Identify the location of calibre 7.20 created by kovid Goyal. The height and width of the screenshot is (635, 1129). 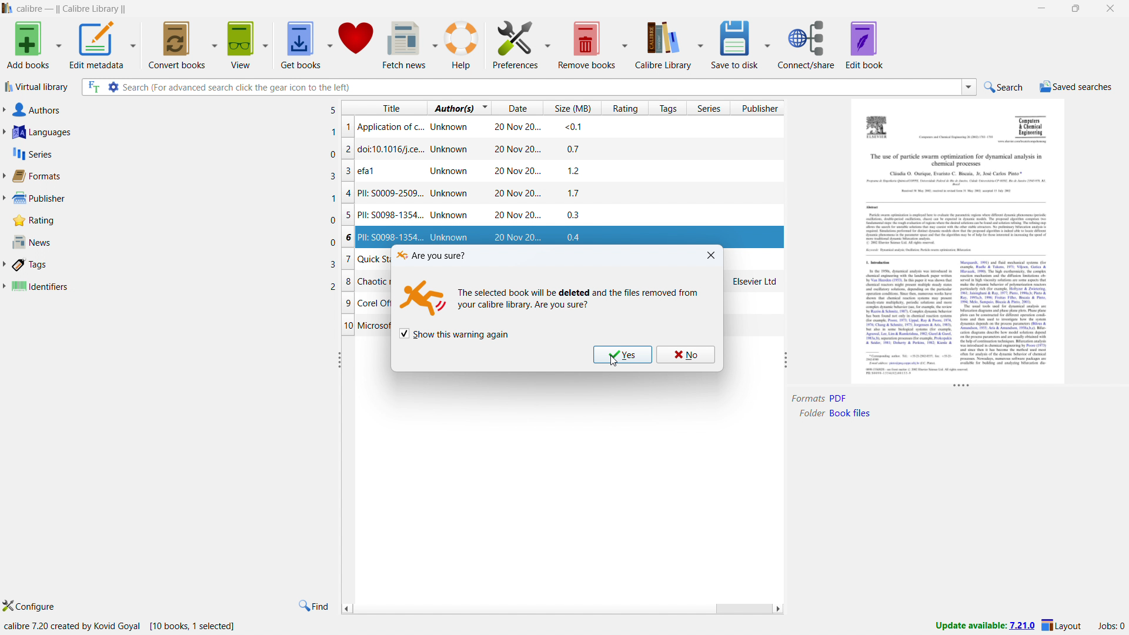
(72, 627).